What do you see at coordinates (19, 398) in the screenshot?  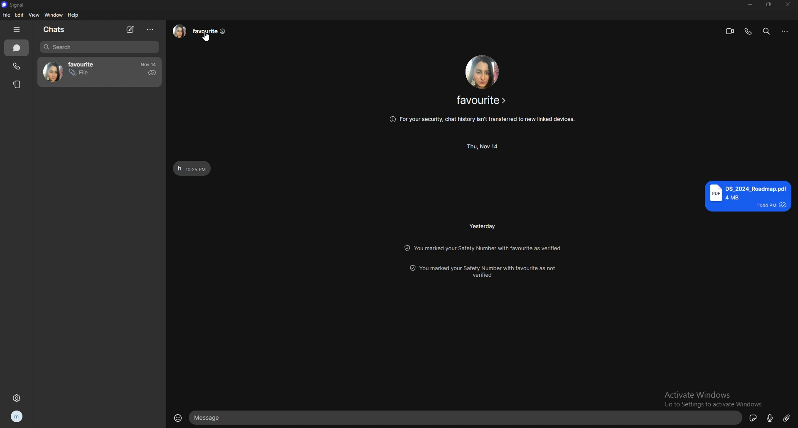 I see `settings` at bounding box center [19, 398].